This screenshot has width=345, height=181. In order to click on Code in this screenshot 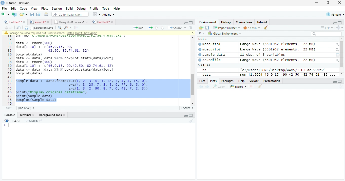, I will do `click(23, 9)`.